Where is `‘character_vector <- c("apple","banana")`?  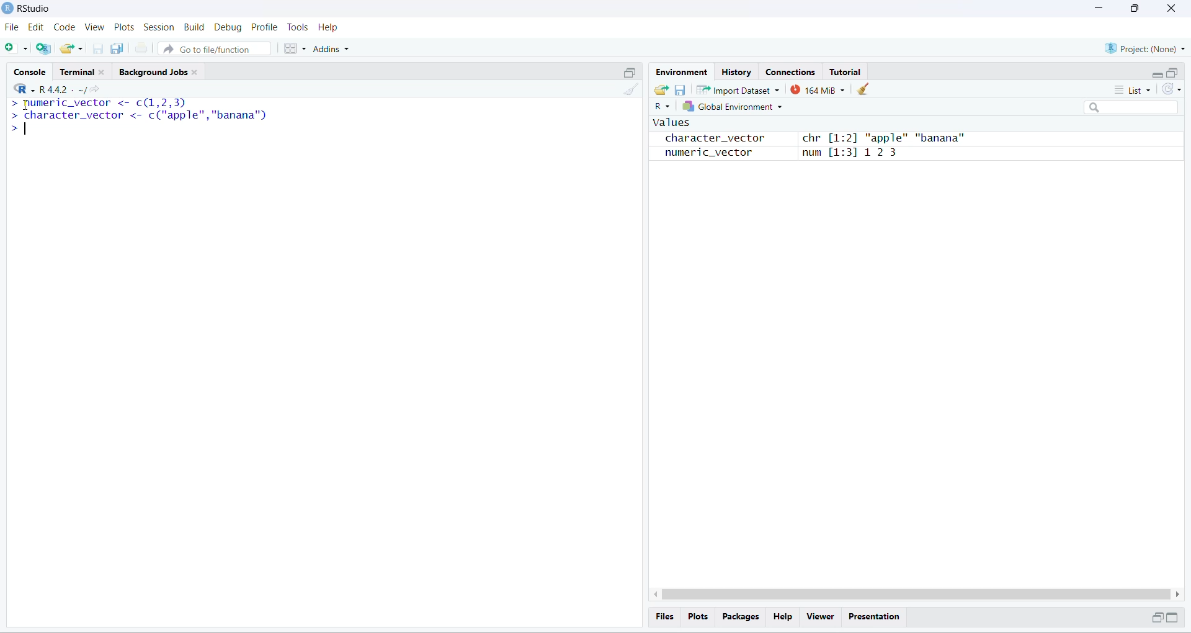 ‘character_vector <- c("apple","banana") is located at coordinates (139, 116).